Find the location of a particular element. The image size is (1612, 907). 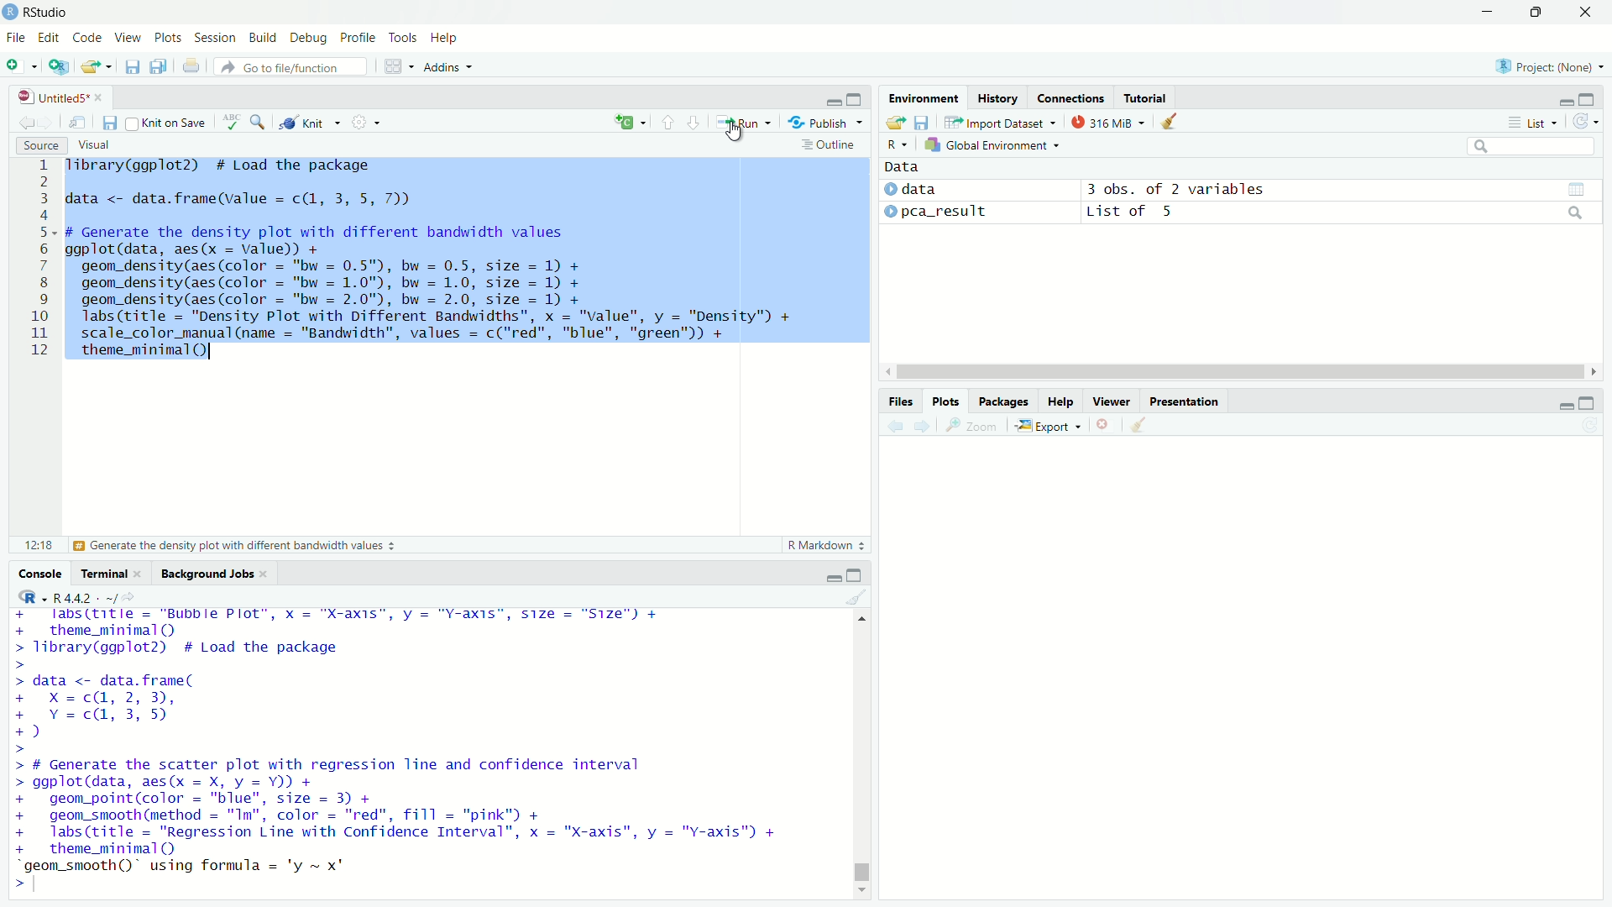

File is located at coordinates (15, 38).